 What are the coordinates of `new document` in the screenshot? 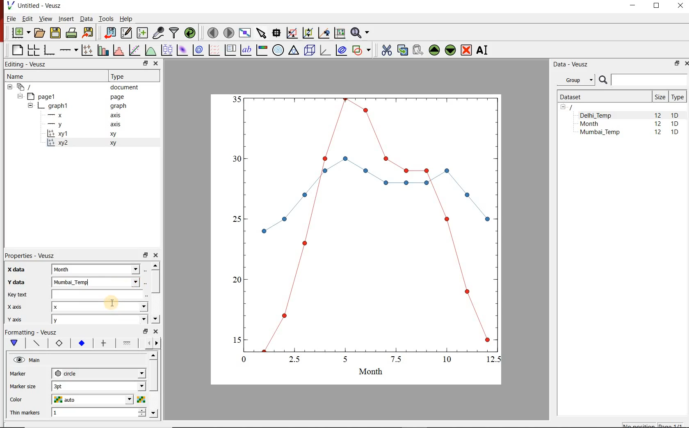 It's located at (20, 33).